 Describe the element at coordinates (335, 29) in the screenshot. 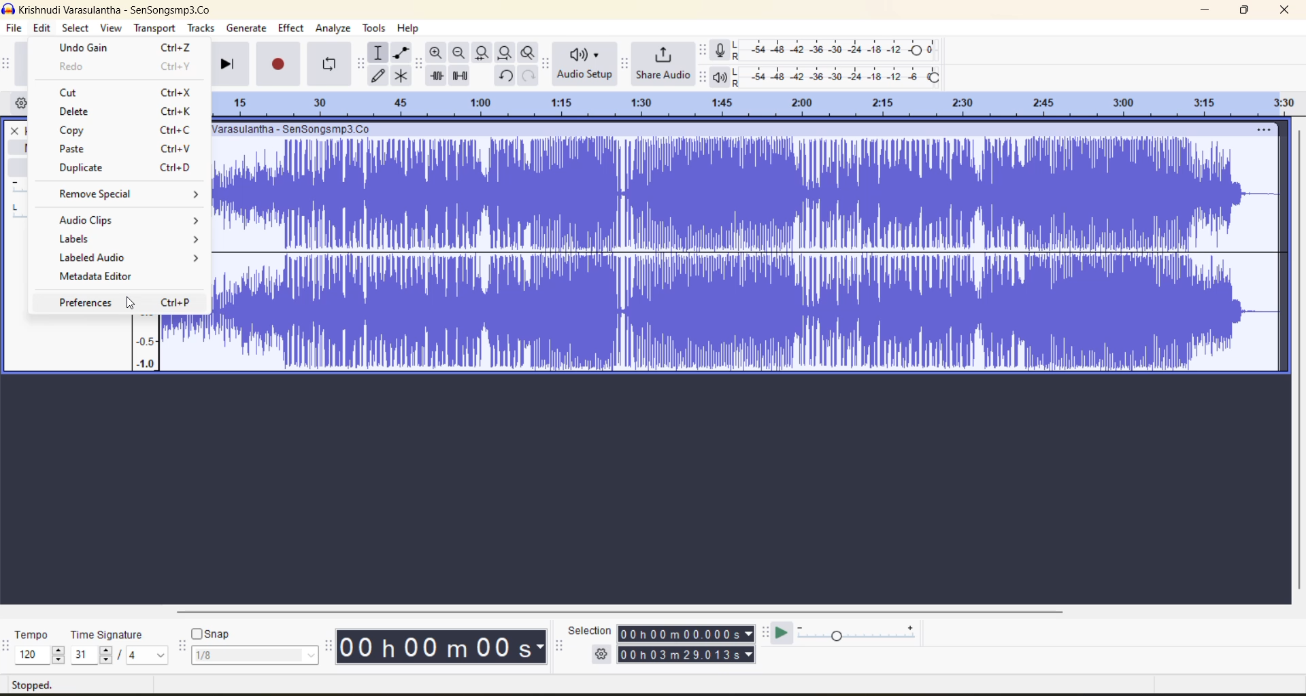

I see `analyze` at that location.